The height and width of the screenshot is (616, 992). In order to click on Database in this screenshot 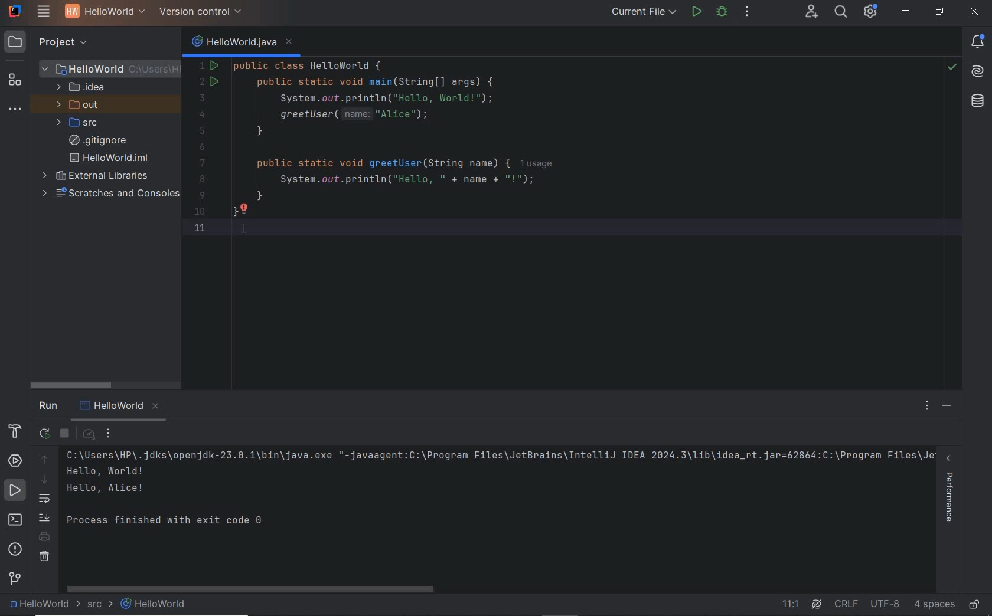, I will do `click(977, 100)`.